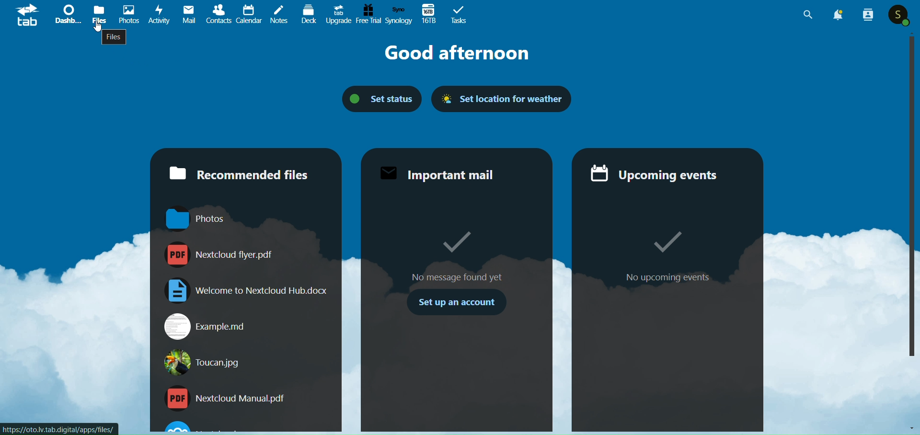 This screenshot has height=435, width=920. What do you see at coordinates (869, 16) in the screenshot?
I see `people` at bounding box center [869, 16].